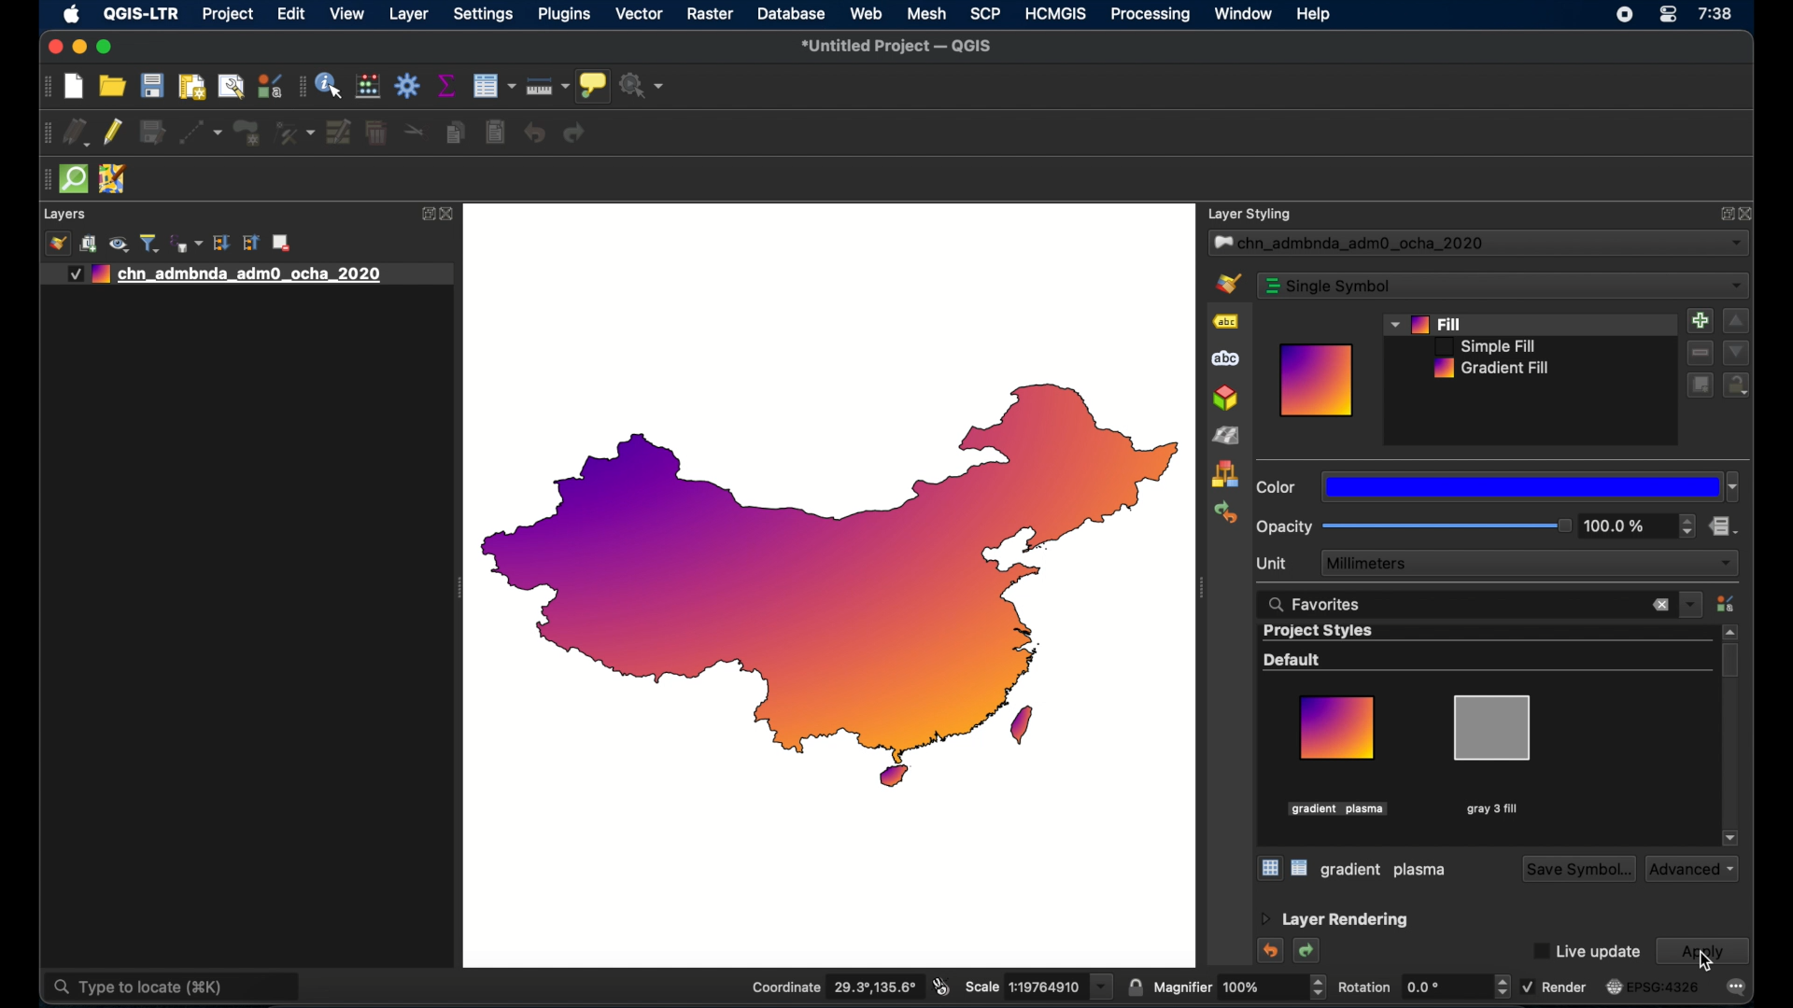  What do you see at coordinates (449, 215) in the screenshot?
I see `close` at bounding box center [449, 215].